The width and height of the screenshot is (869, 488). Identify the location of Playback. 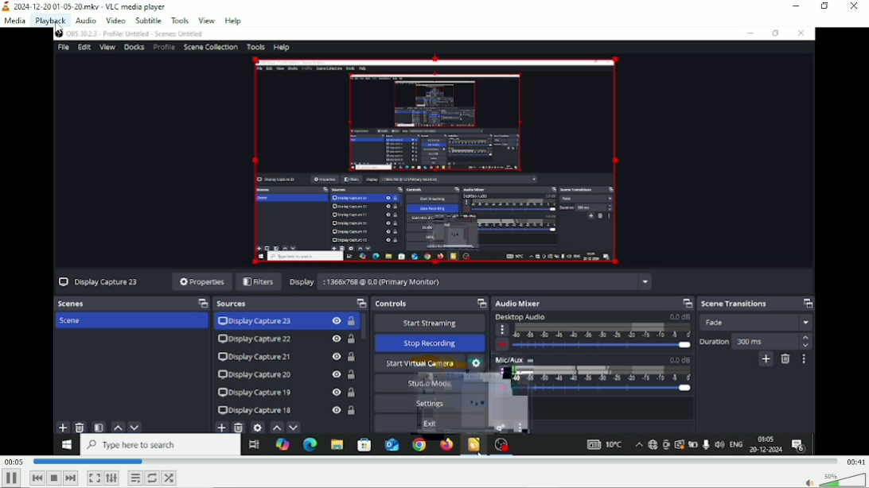
(50, 21).